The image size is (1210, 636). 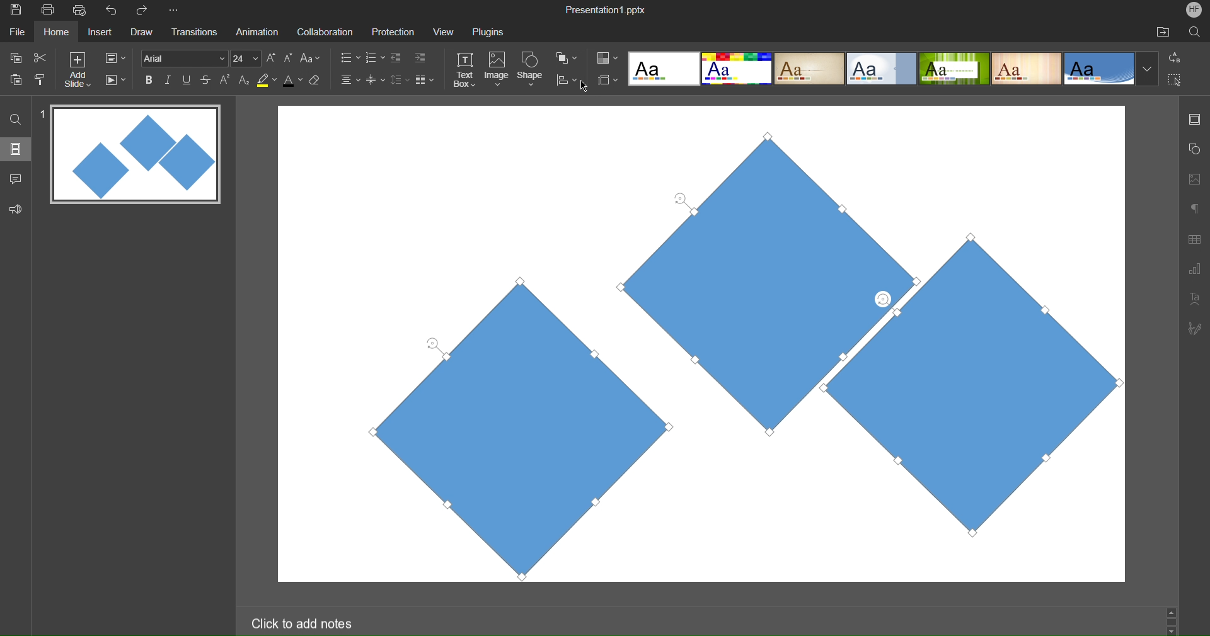 I want to click on select, so click(x=1180, y=82).